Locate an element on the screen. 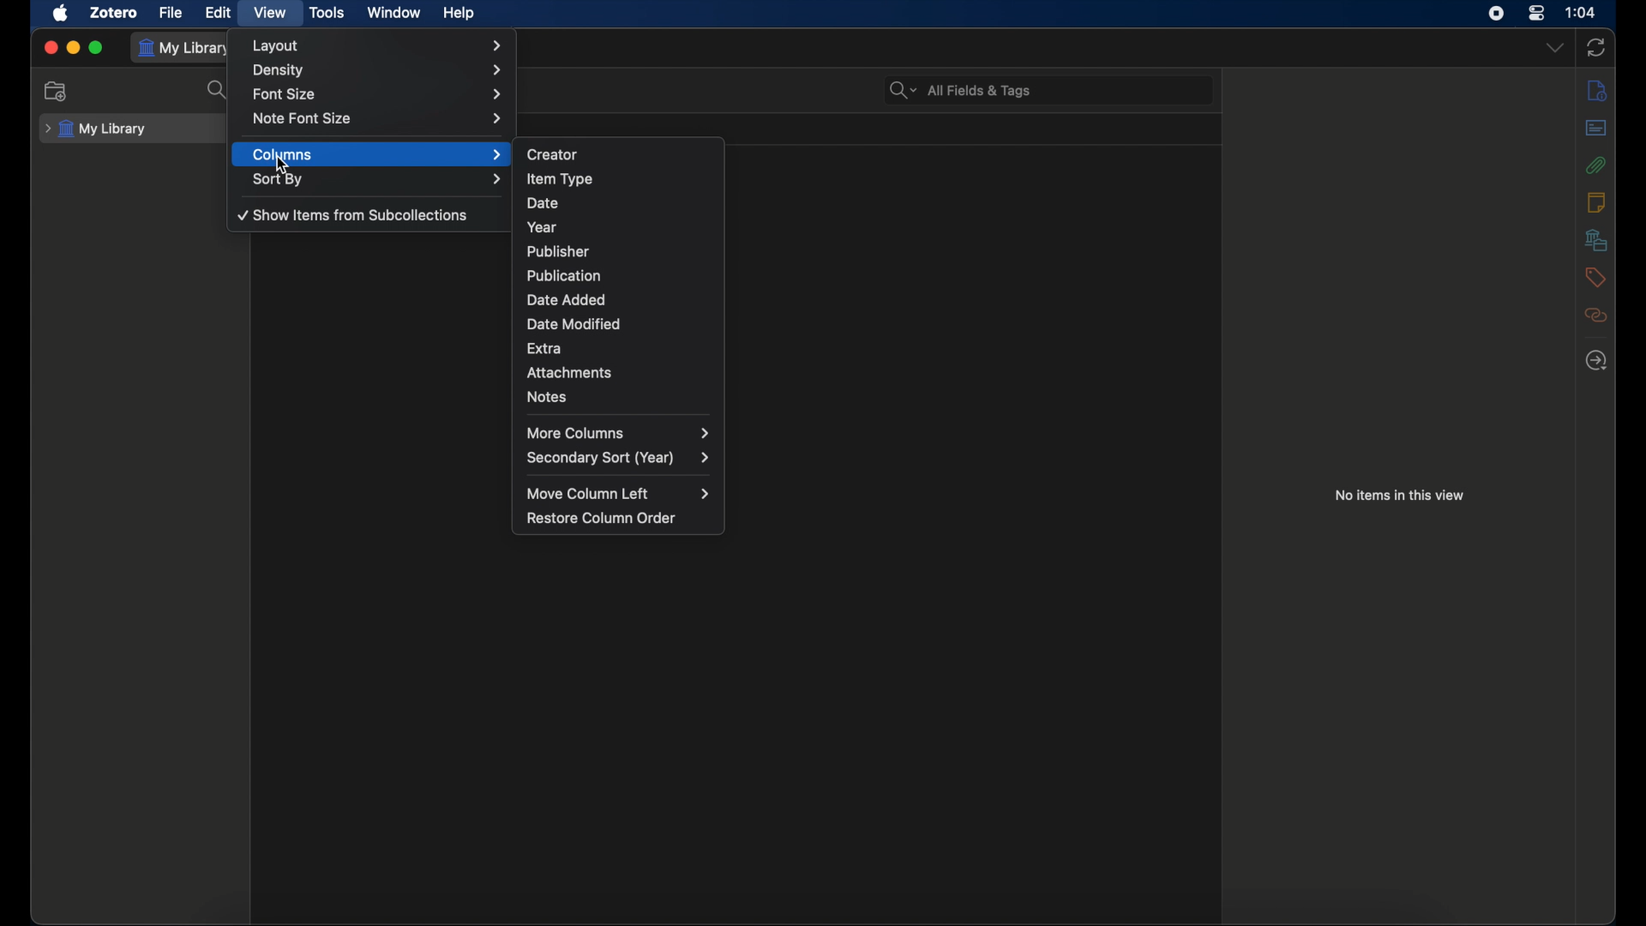  control center is located at coordinates (1536, 13).